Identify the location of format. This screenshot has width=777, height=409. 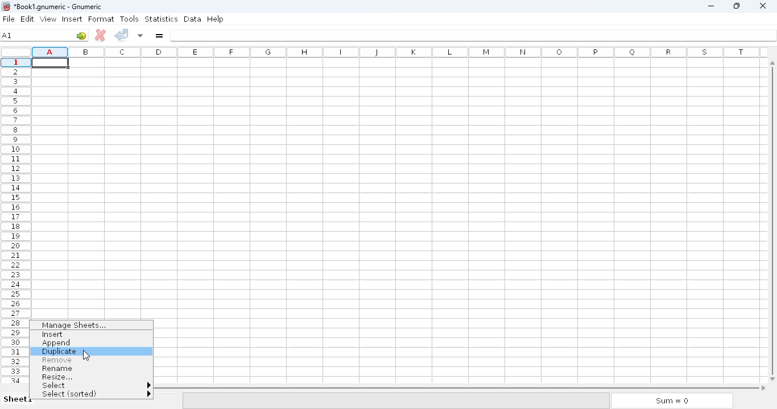
(101, 19).